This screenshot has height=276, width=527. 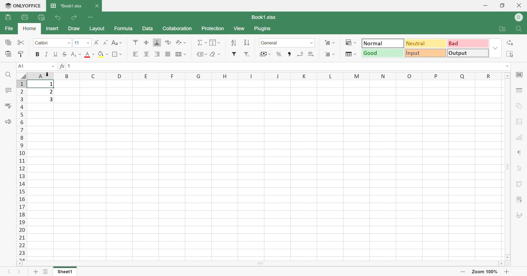 I want to click on Strikethrough, so click(x=65, y=54).